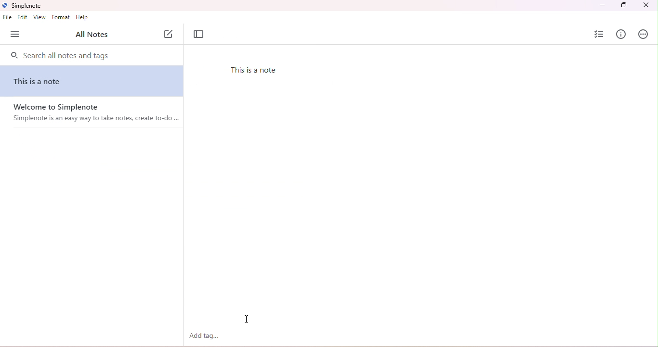  I want to click on close, so click(645, 5).